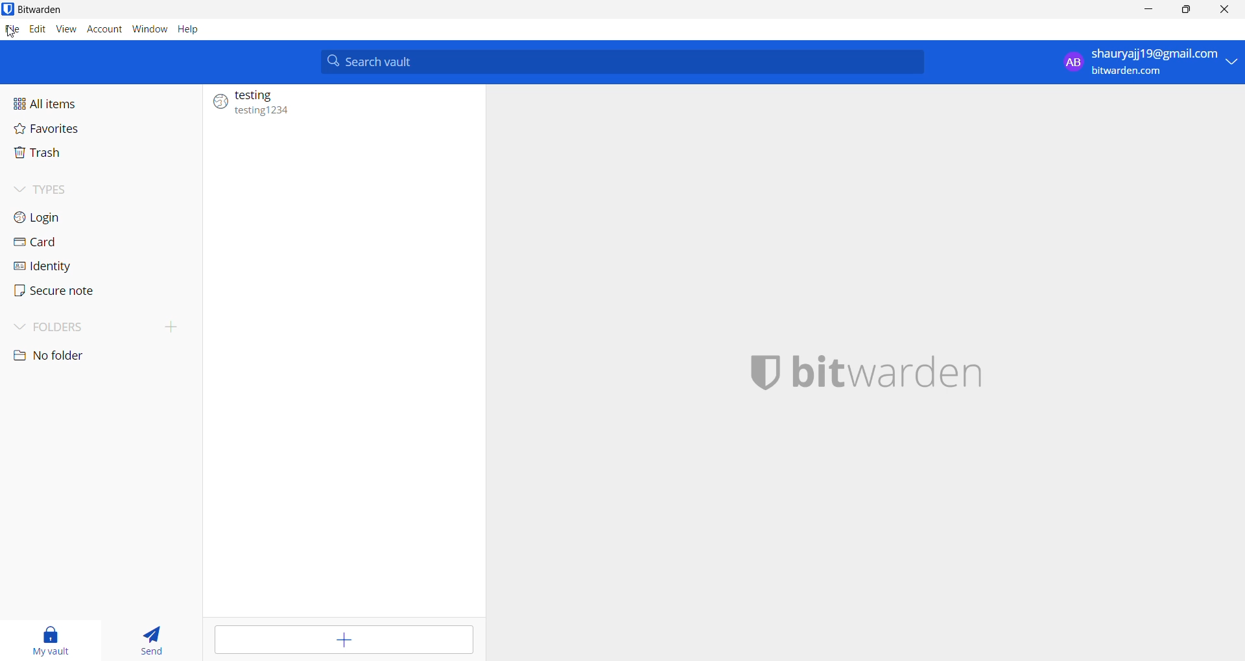 Image resolution: width=1245 pixels, height=661 pixels. Describe the element at coordinates (10, 34) in the screenshot. I see `cursor` at that location.